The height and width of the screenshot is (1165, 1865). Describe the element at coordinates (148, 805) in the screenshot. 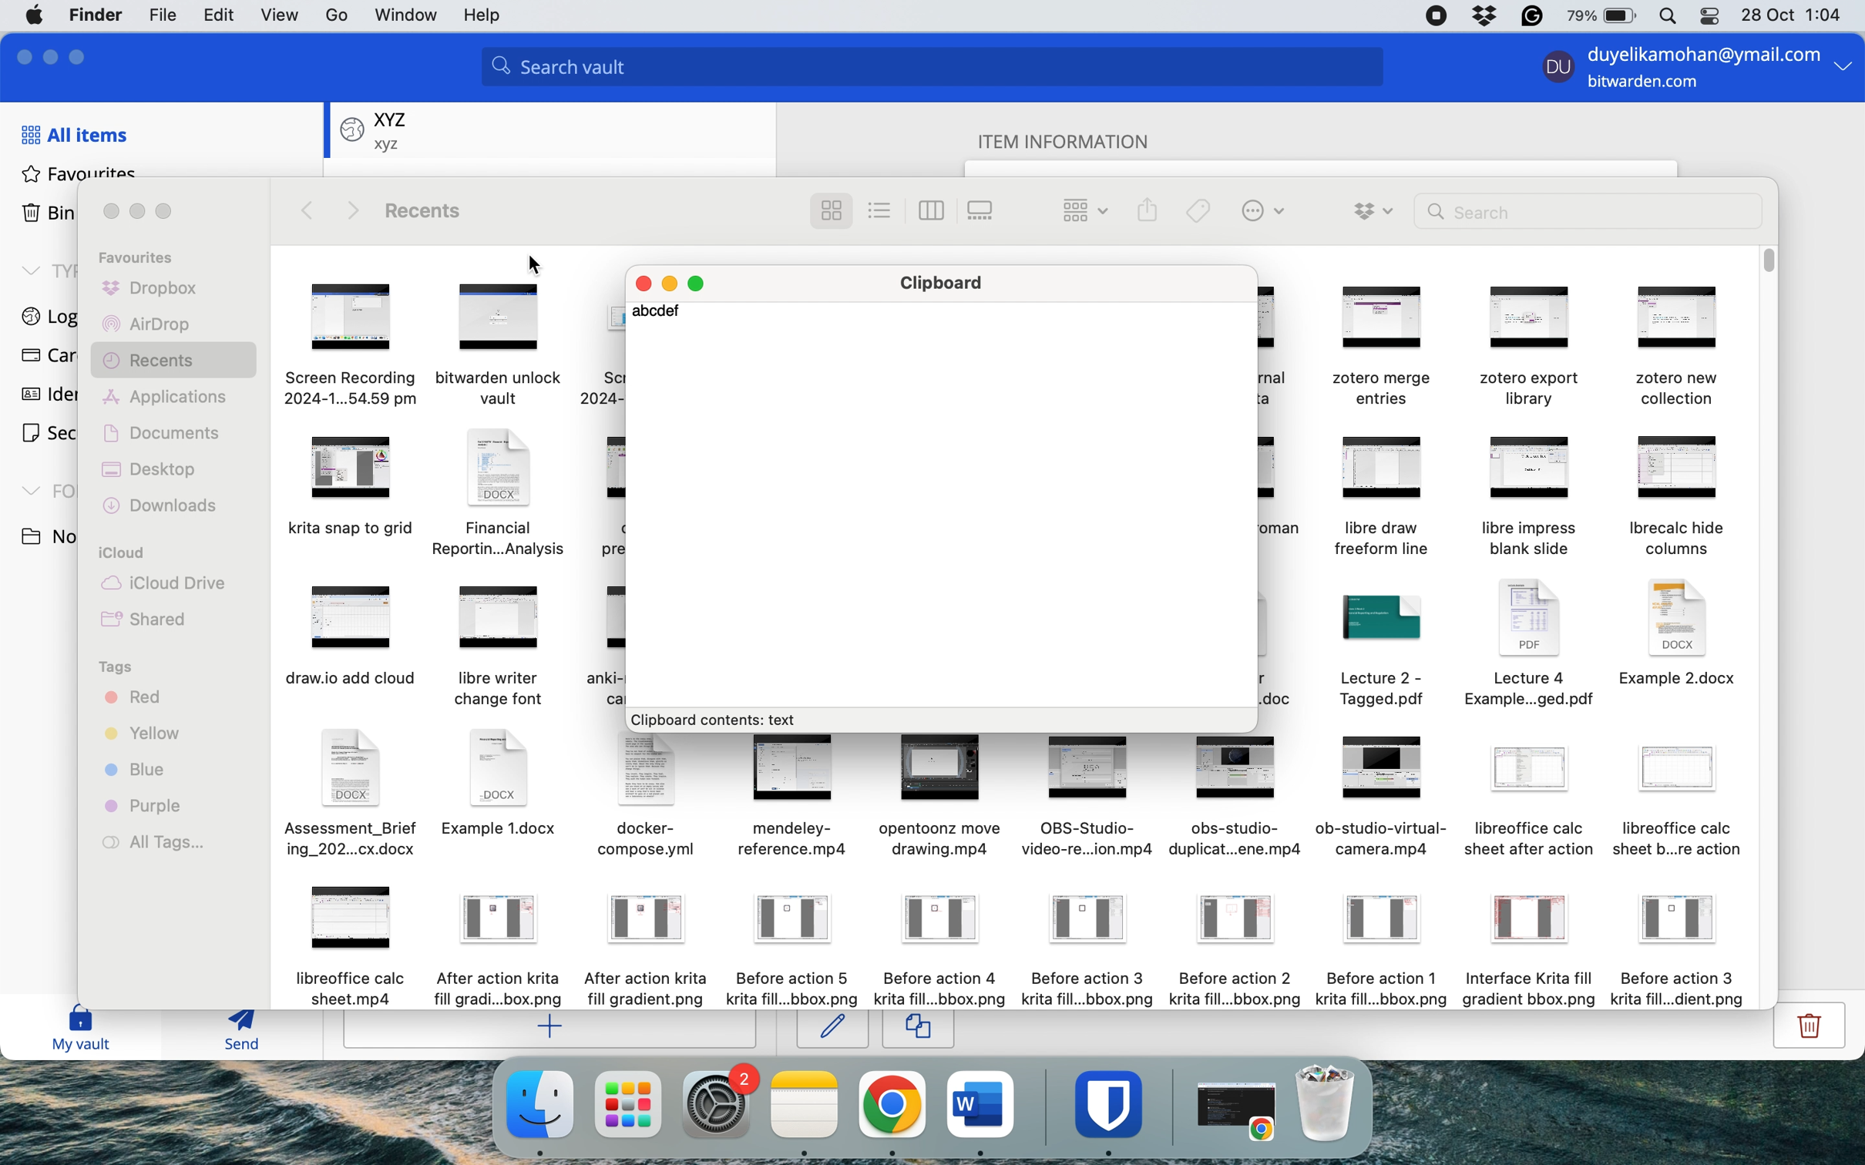

I see `purple tag` at that location.